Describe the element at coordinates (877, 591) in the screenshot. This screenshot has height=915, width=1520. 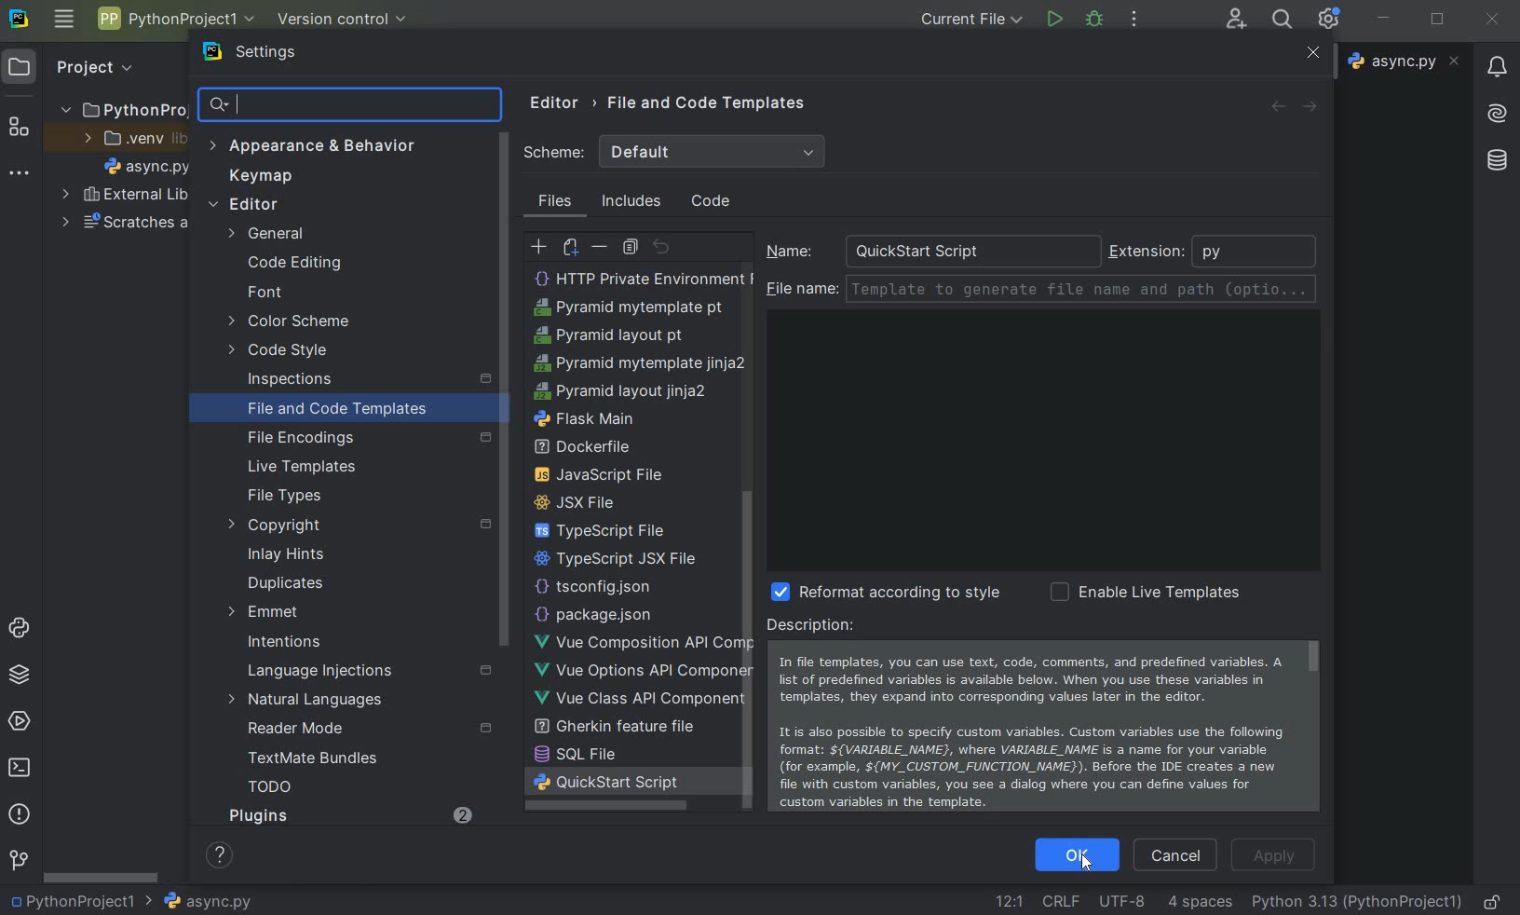
I see `reformat according to style` at that location.